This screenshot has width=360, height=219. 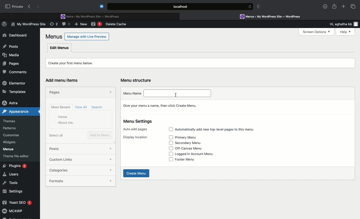 What do you see at coordinates (81, 107) in the screenshot?
I see `View all` at bounding box center [81, 107].